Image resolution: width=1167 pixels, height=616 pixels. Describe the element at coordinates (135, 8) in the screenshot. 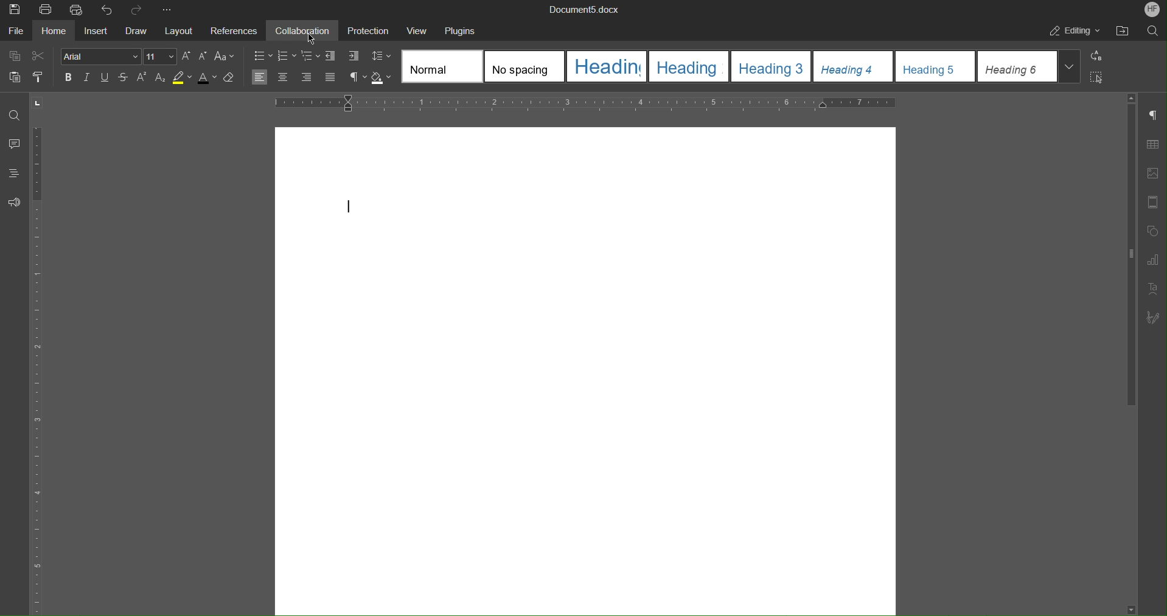

I see `Redo` at that location.